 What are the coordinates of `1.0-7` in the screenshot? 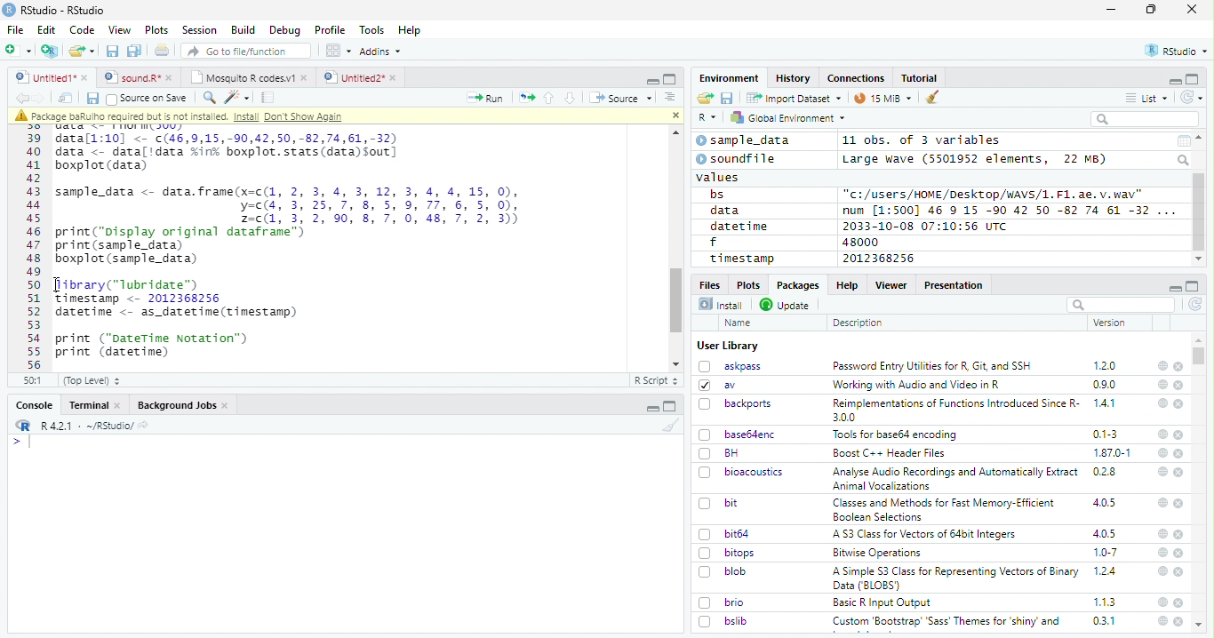 It's located at (1106, 553).